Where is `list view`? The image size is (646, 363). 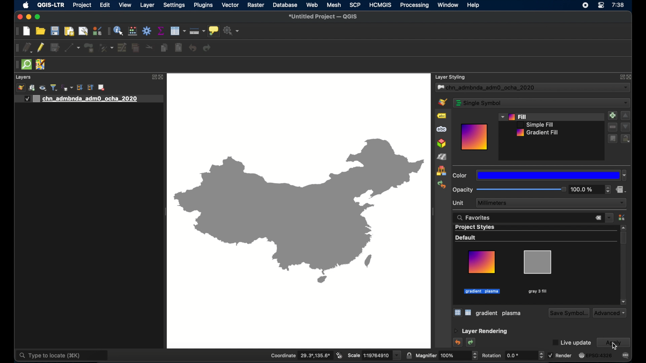
list view is located at coordinates (468, 313).